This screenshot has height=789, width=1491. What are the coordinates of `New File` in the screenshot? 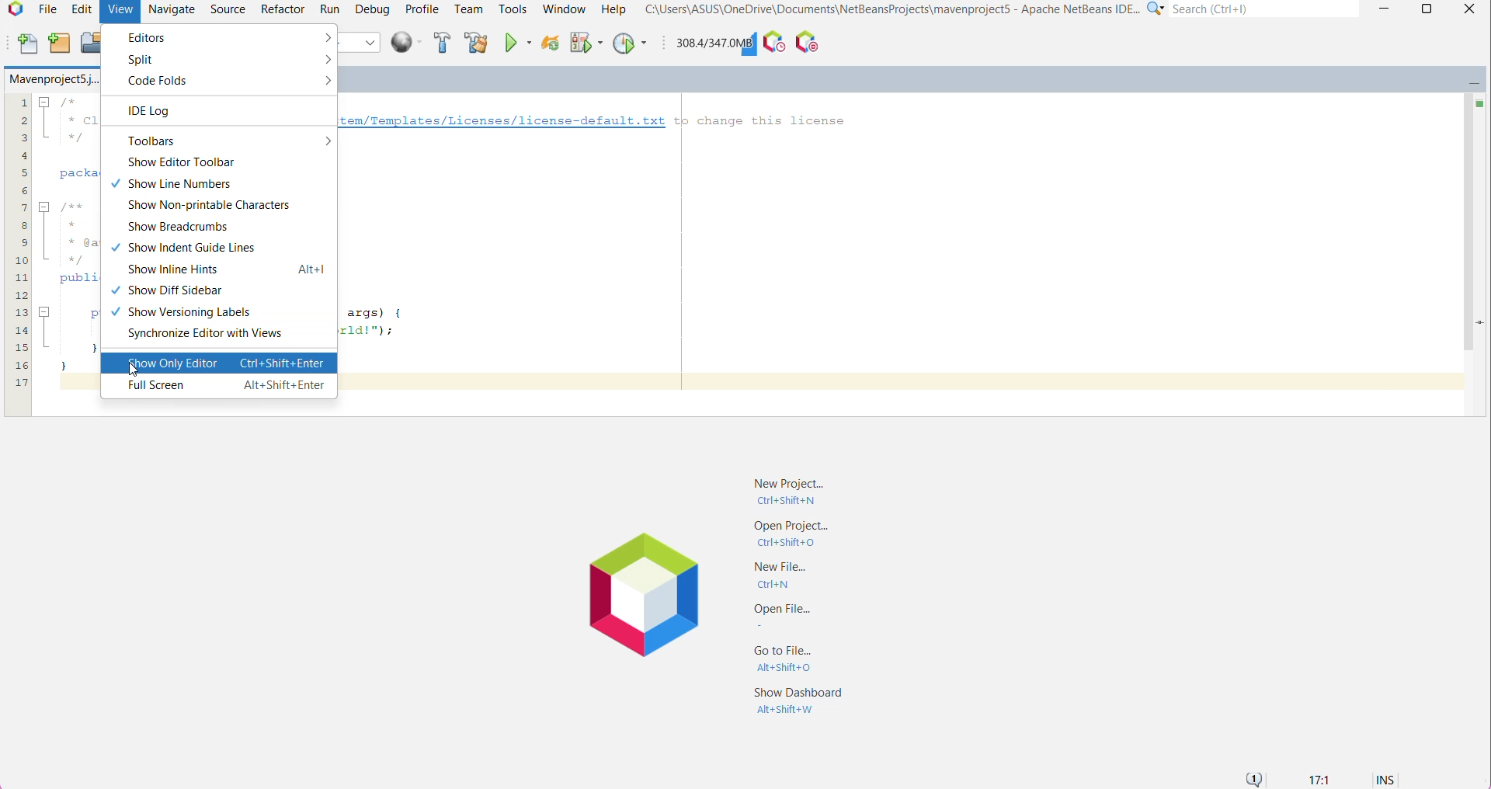 It's located at (780, 575).